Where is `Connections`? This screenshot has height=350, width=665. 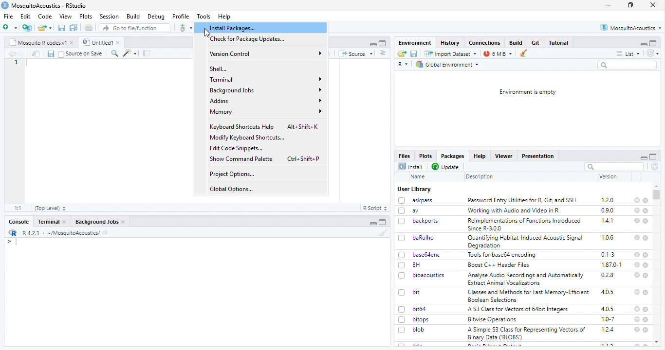
Connections is located at coordinates (485, 43).